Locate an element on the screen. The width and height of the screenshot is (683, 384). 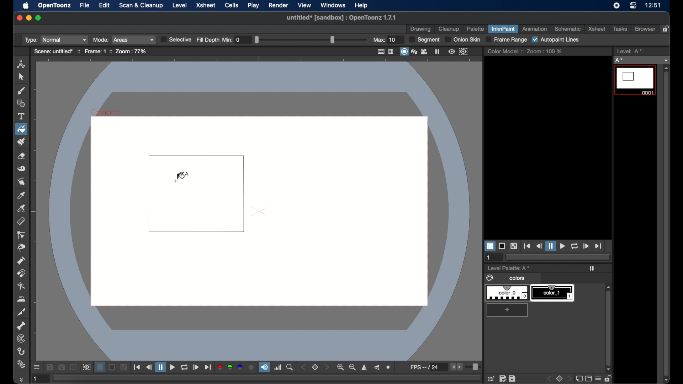
play is located at coordinates (562, 246).